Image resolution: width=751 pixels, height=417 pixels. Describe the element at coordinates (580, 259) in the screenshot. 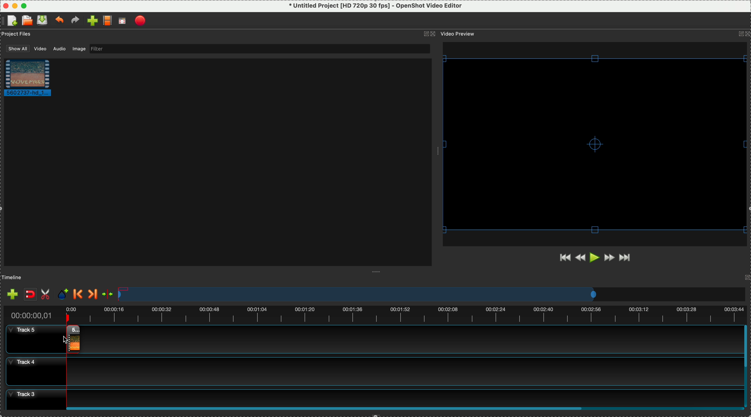

I see `rewind` at that location.